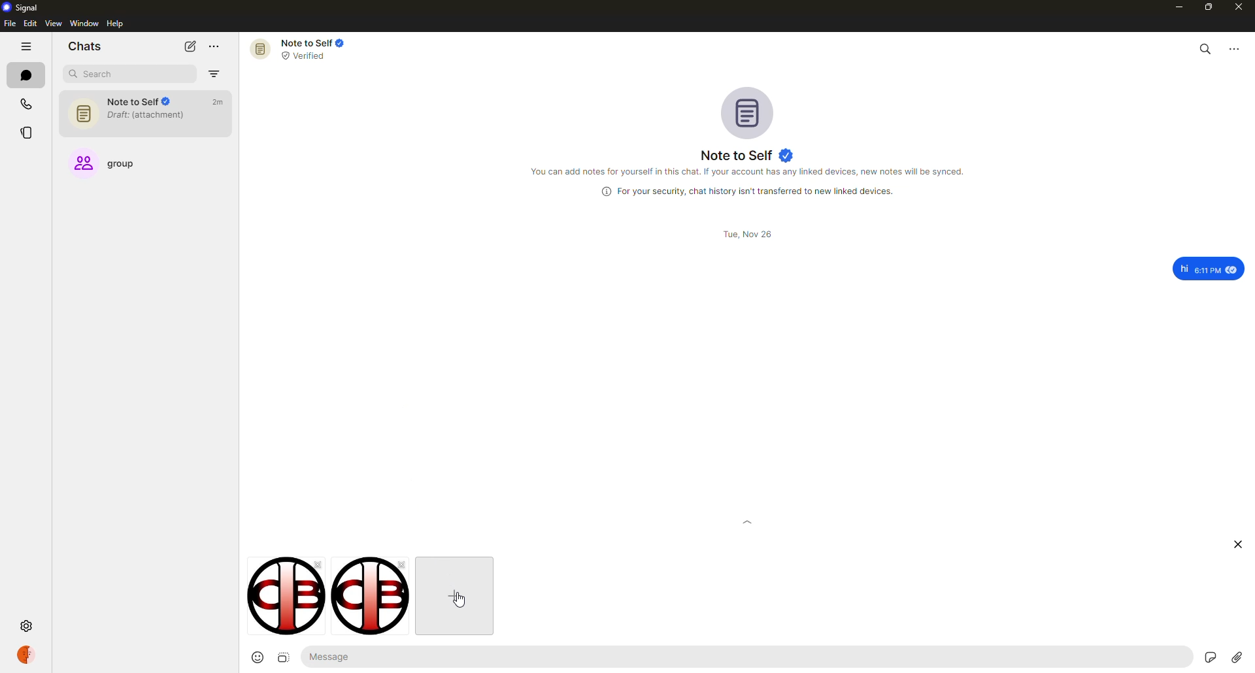 This screenshot has width=1255, height=673. Describe the element at coordinates (84, 24) in the screenshot. I see `window` at that location.